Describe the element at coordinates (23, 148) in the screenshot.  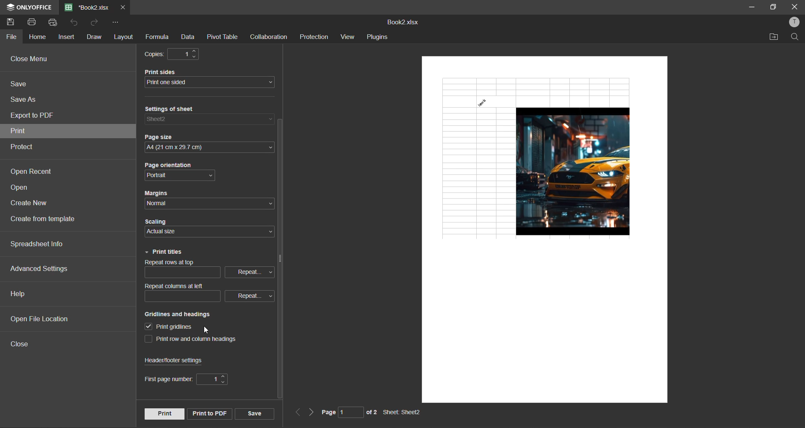
I see `protect` at that location.